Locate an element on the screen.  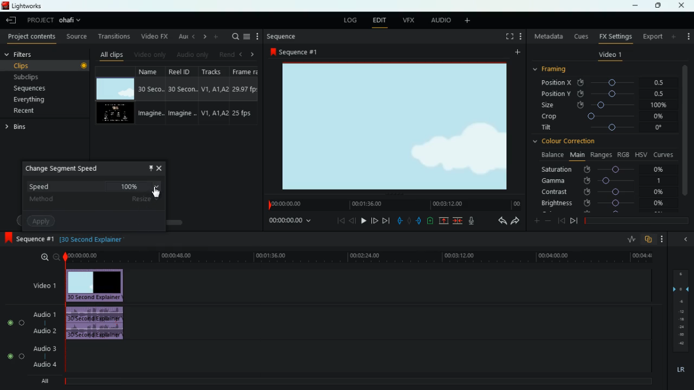
more is located at coordinates (674, 36).